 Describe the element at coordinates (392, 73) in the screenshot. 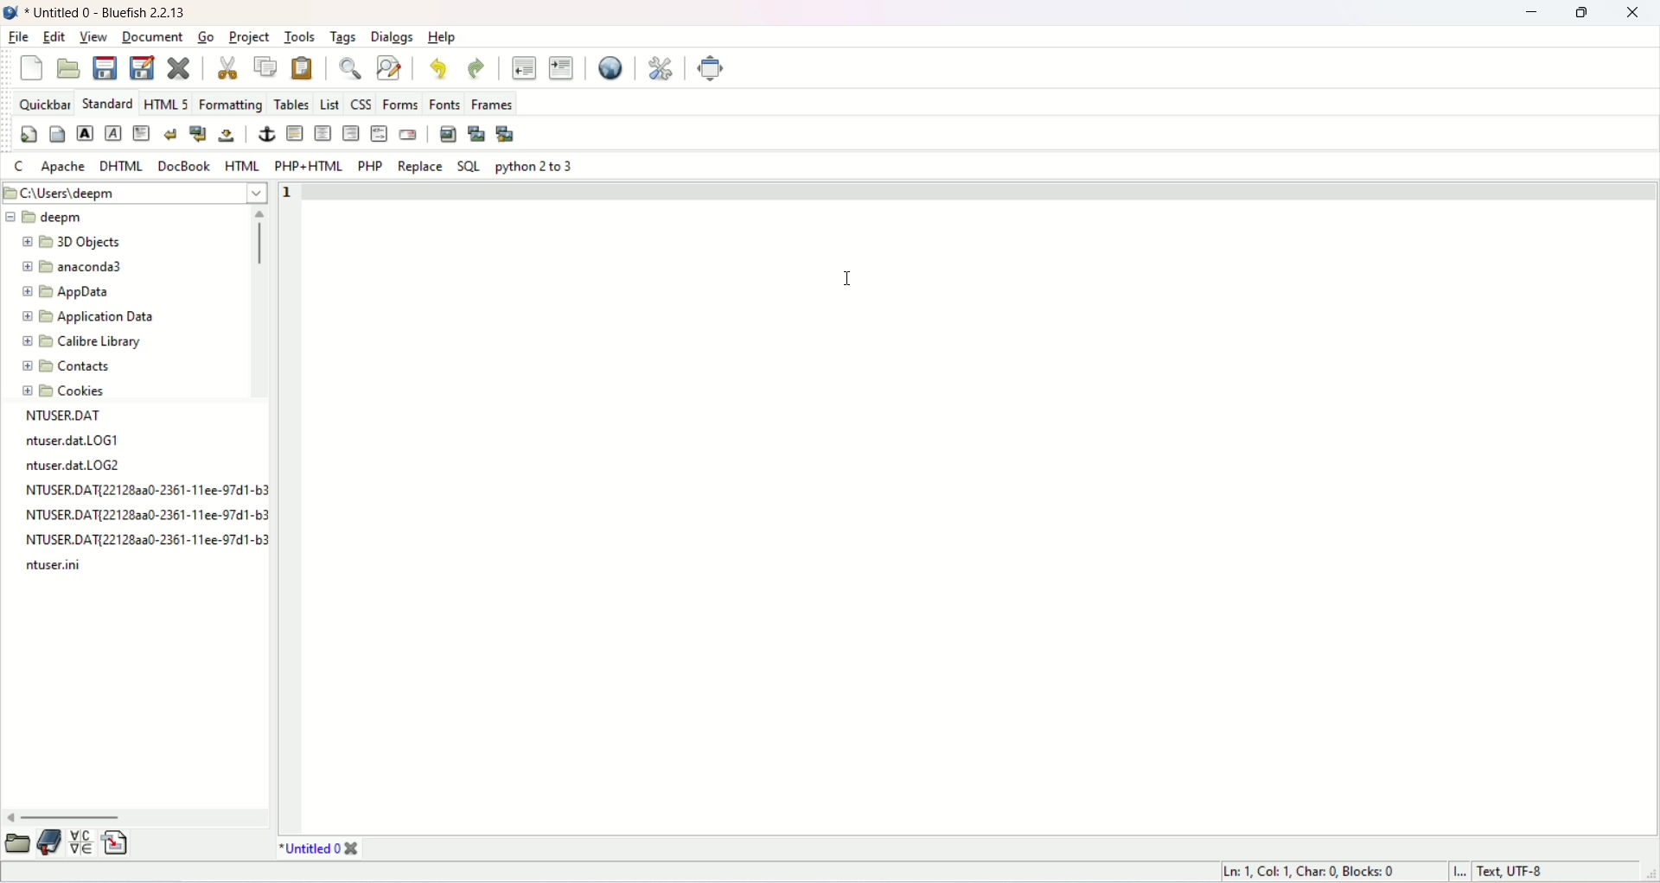

I see `advanced find and replace` at that location.